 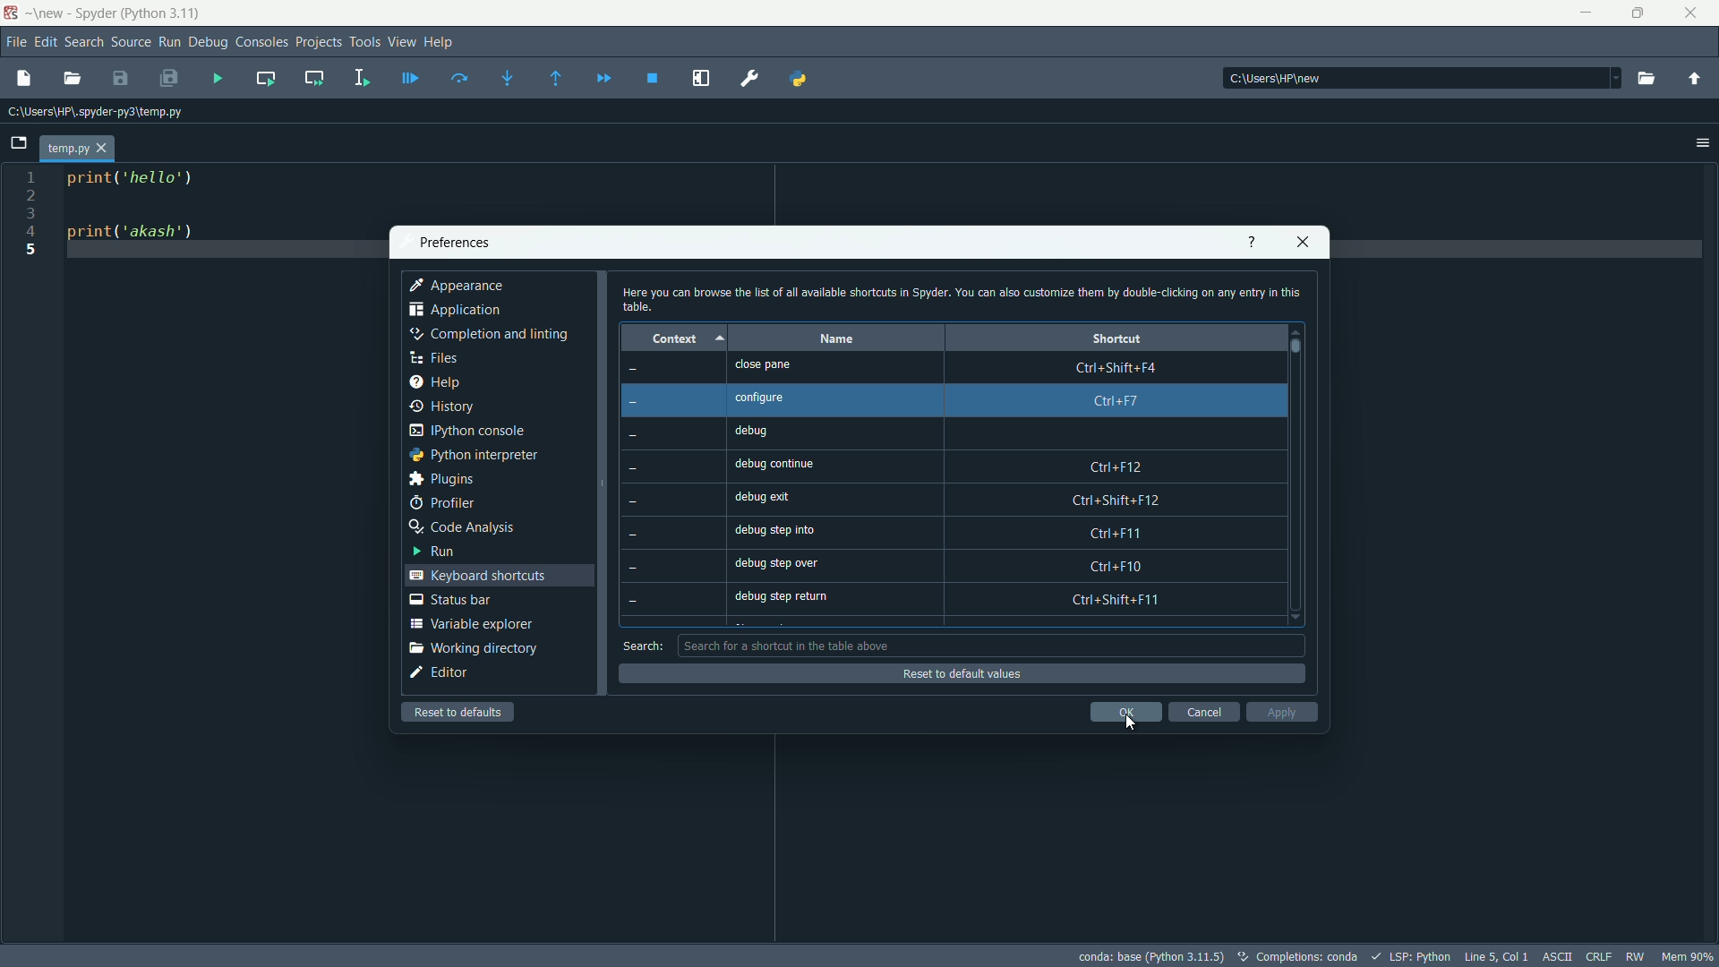 I want to click on rw, so click(x=1636, y=957).